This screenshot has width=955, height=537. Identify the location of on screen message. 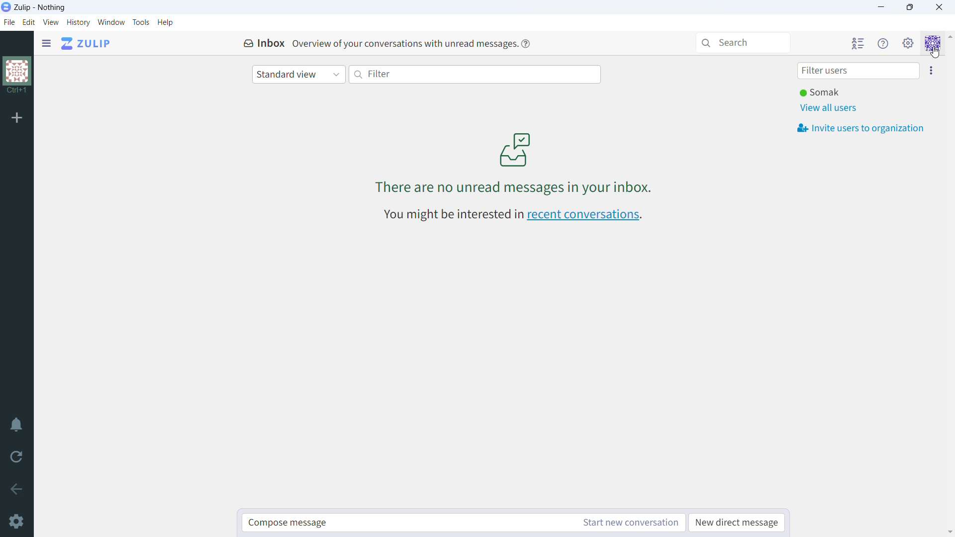
(516, 162).